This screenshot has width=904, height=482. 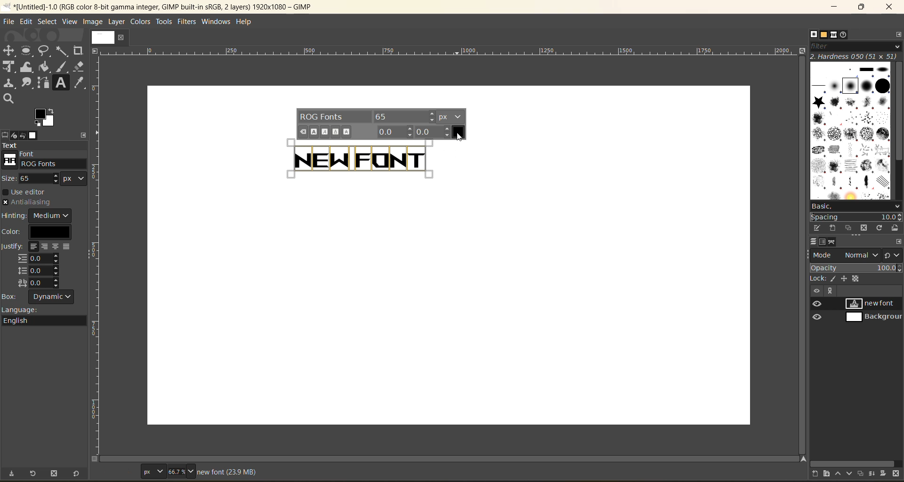 I want to click on tool options, so click(x=6, y=135).